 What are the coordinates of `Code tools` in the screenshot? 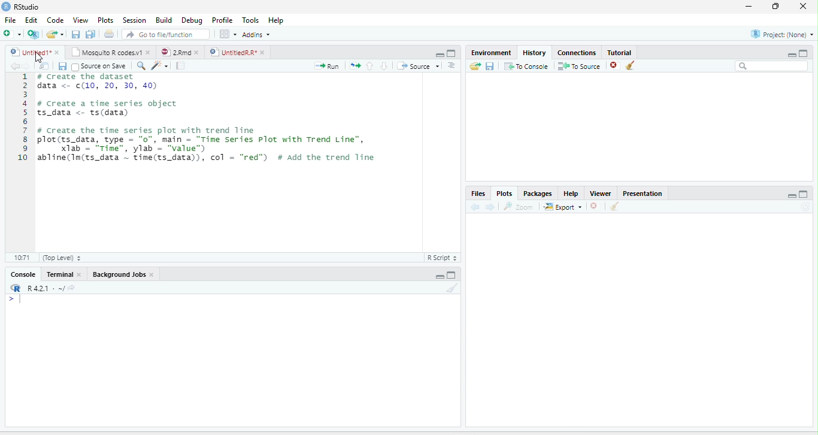 It's located at (159, 65).